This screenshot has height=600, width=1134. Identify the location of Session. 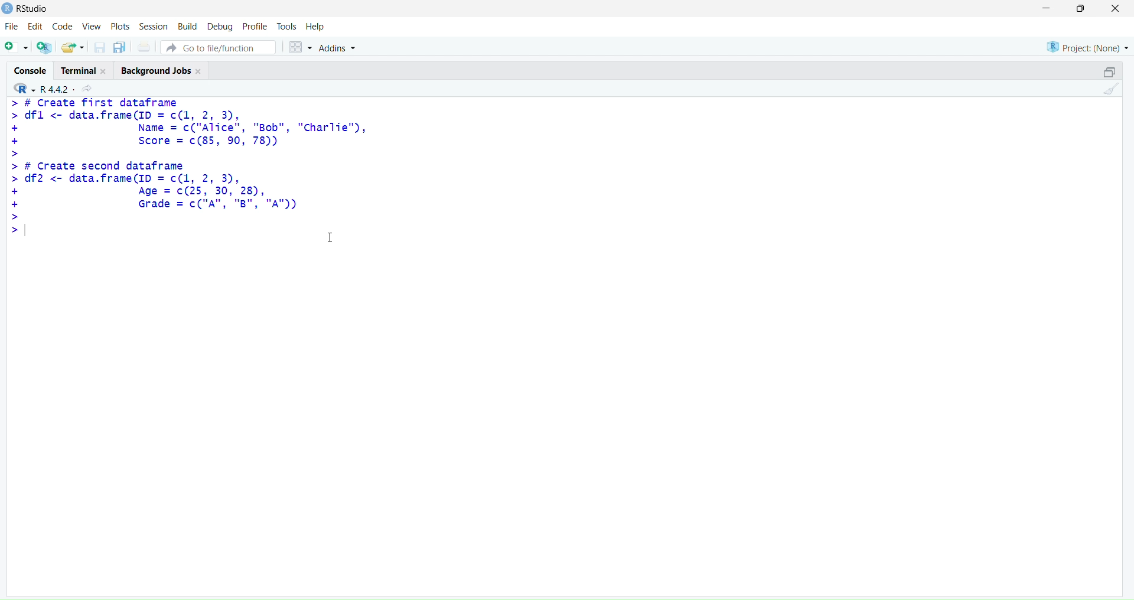
(154, 27).